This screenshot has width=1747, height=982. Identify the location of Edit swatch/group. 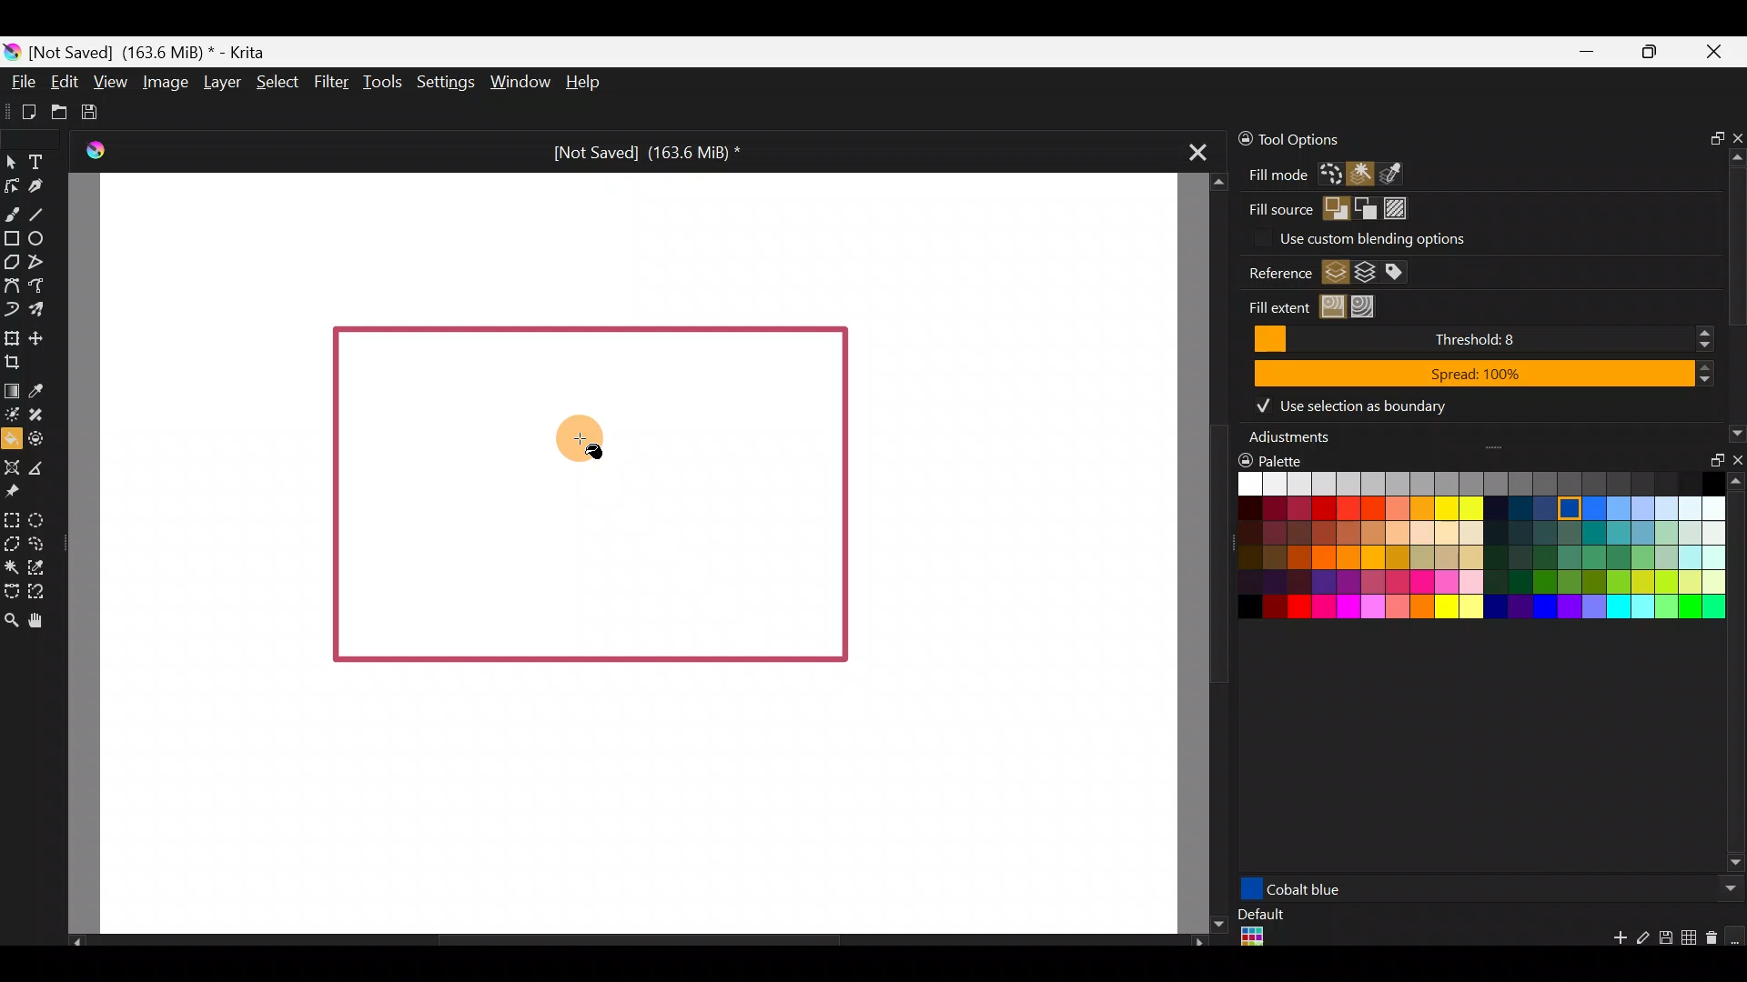
(1643, 943).